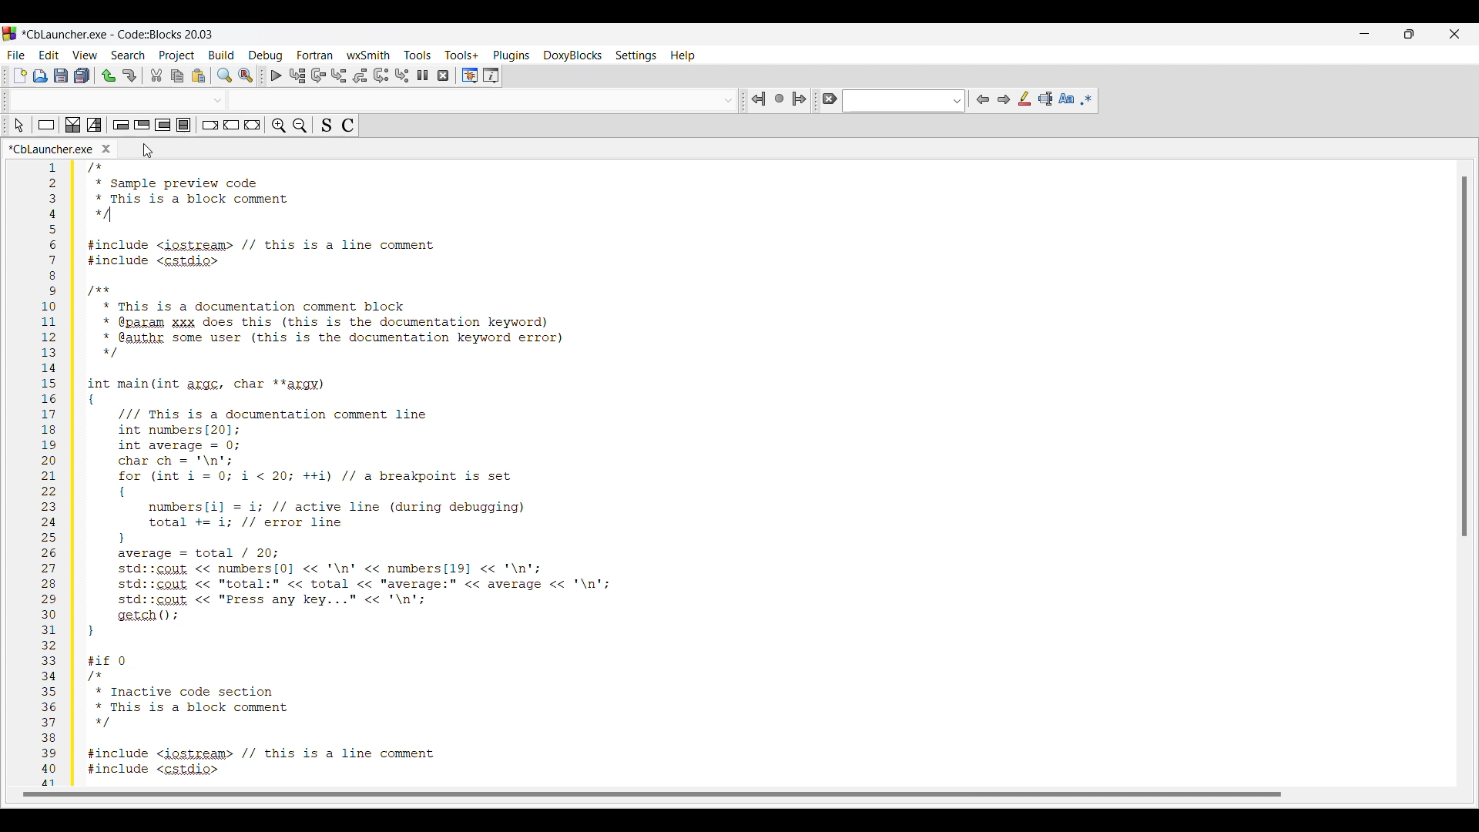 The width and height of the screenshot is (1479, 832). Describe the element at coordinates (224, 75) in the screenshot. I see `Find` at that location.